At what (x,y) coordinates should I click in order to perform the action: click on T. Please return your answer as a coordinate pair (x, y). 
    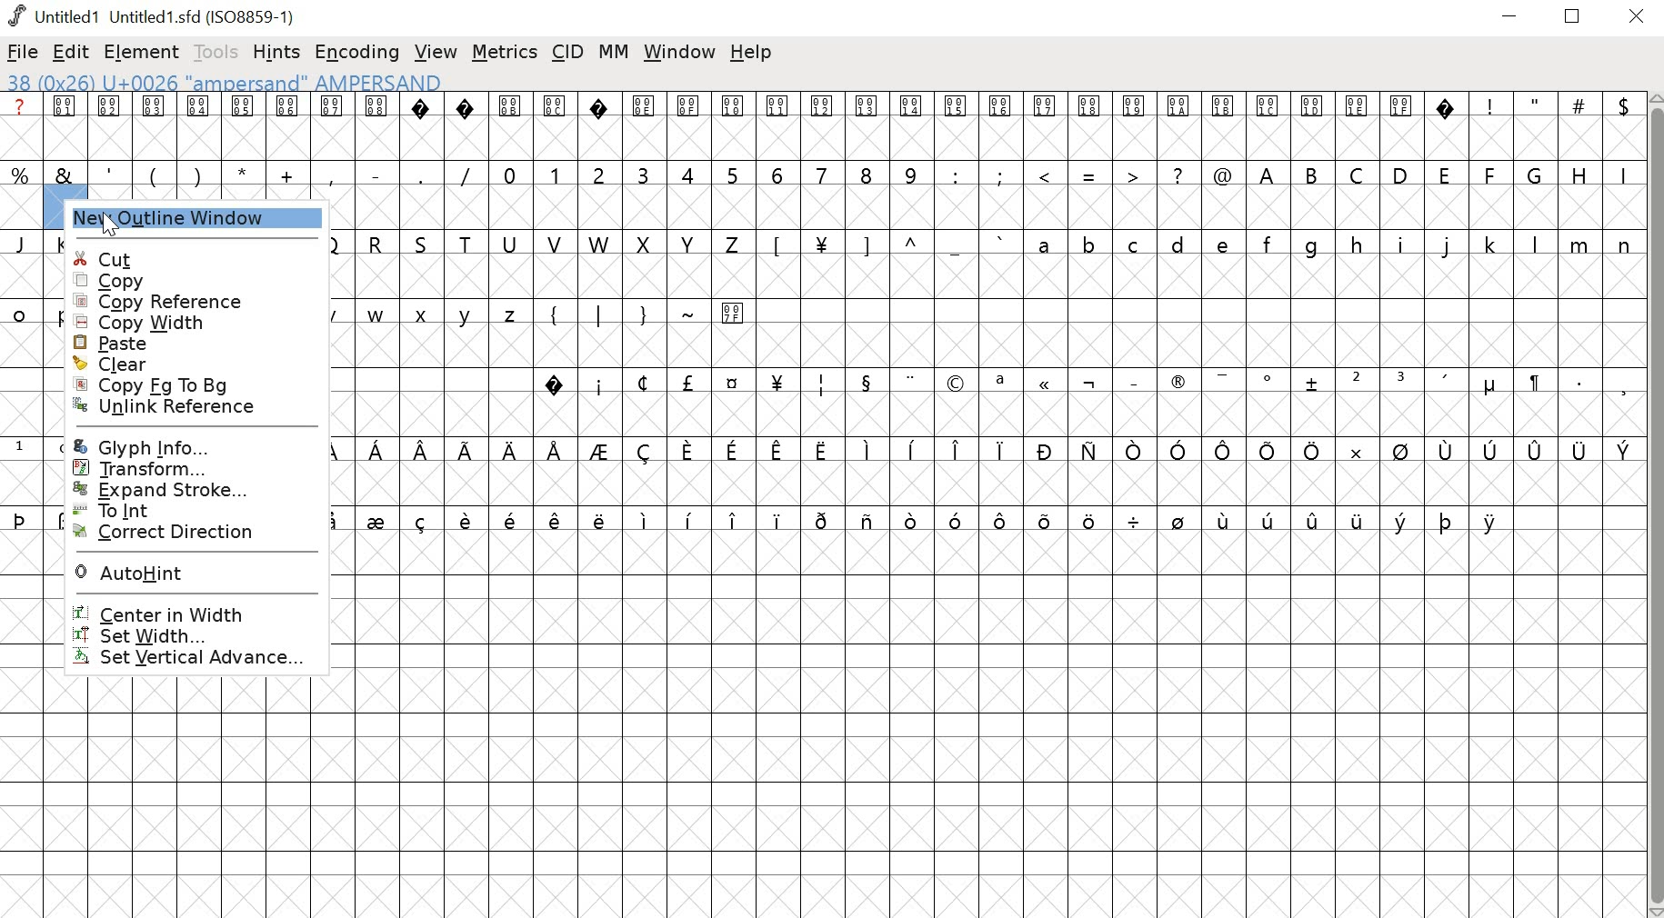
    Looking at the image, I should click on (470, 242).